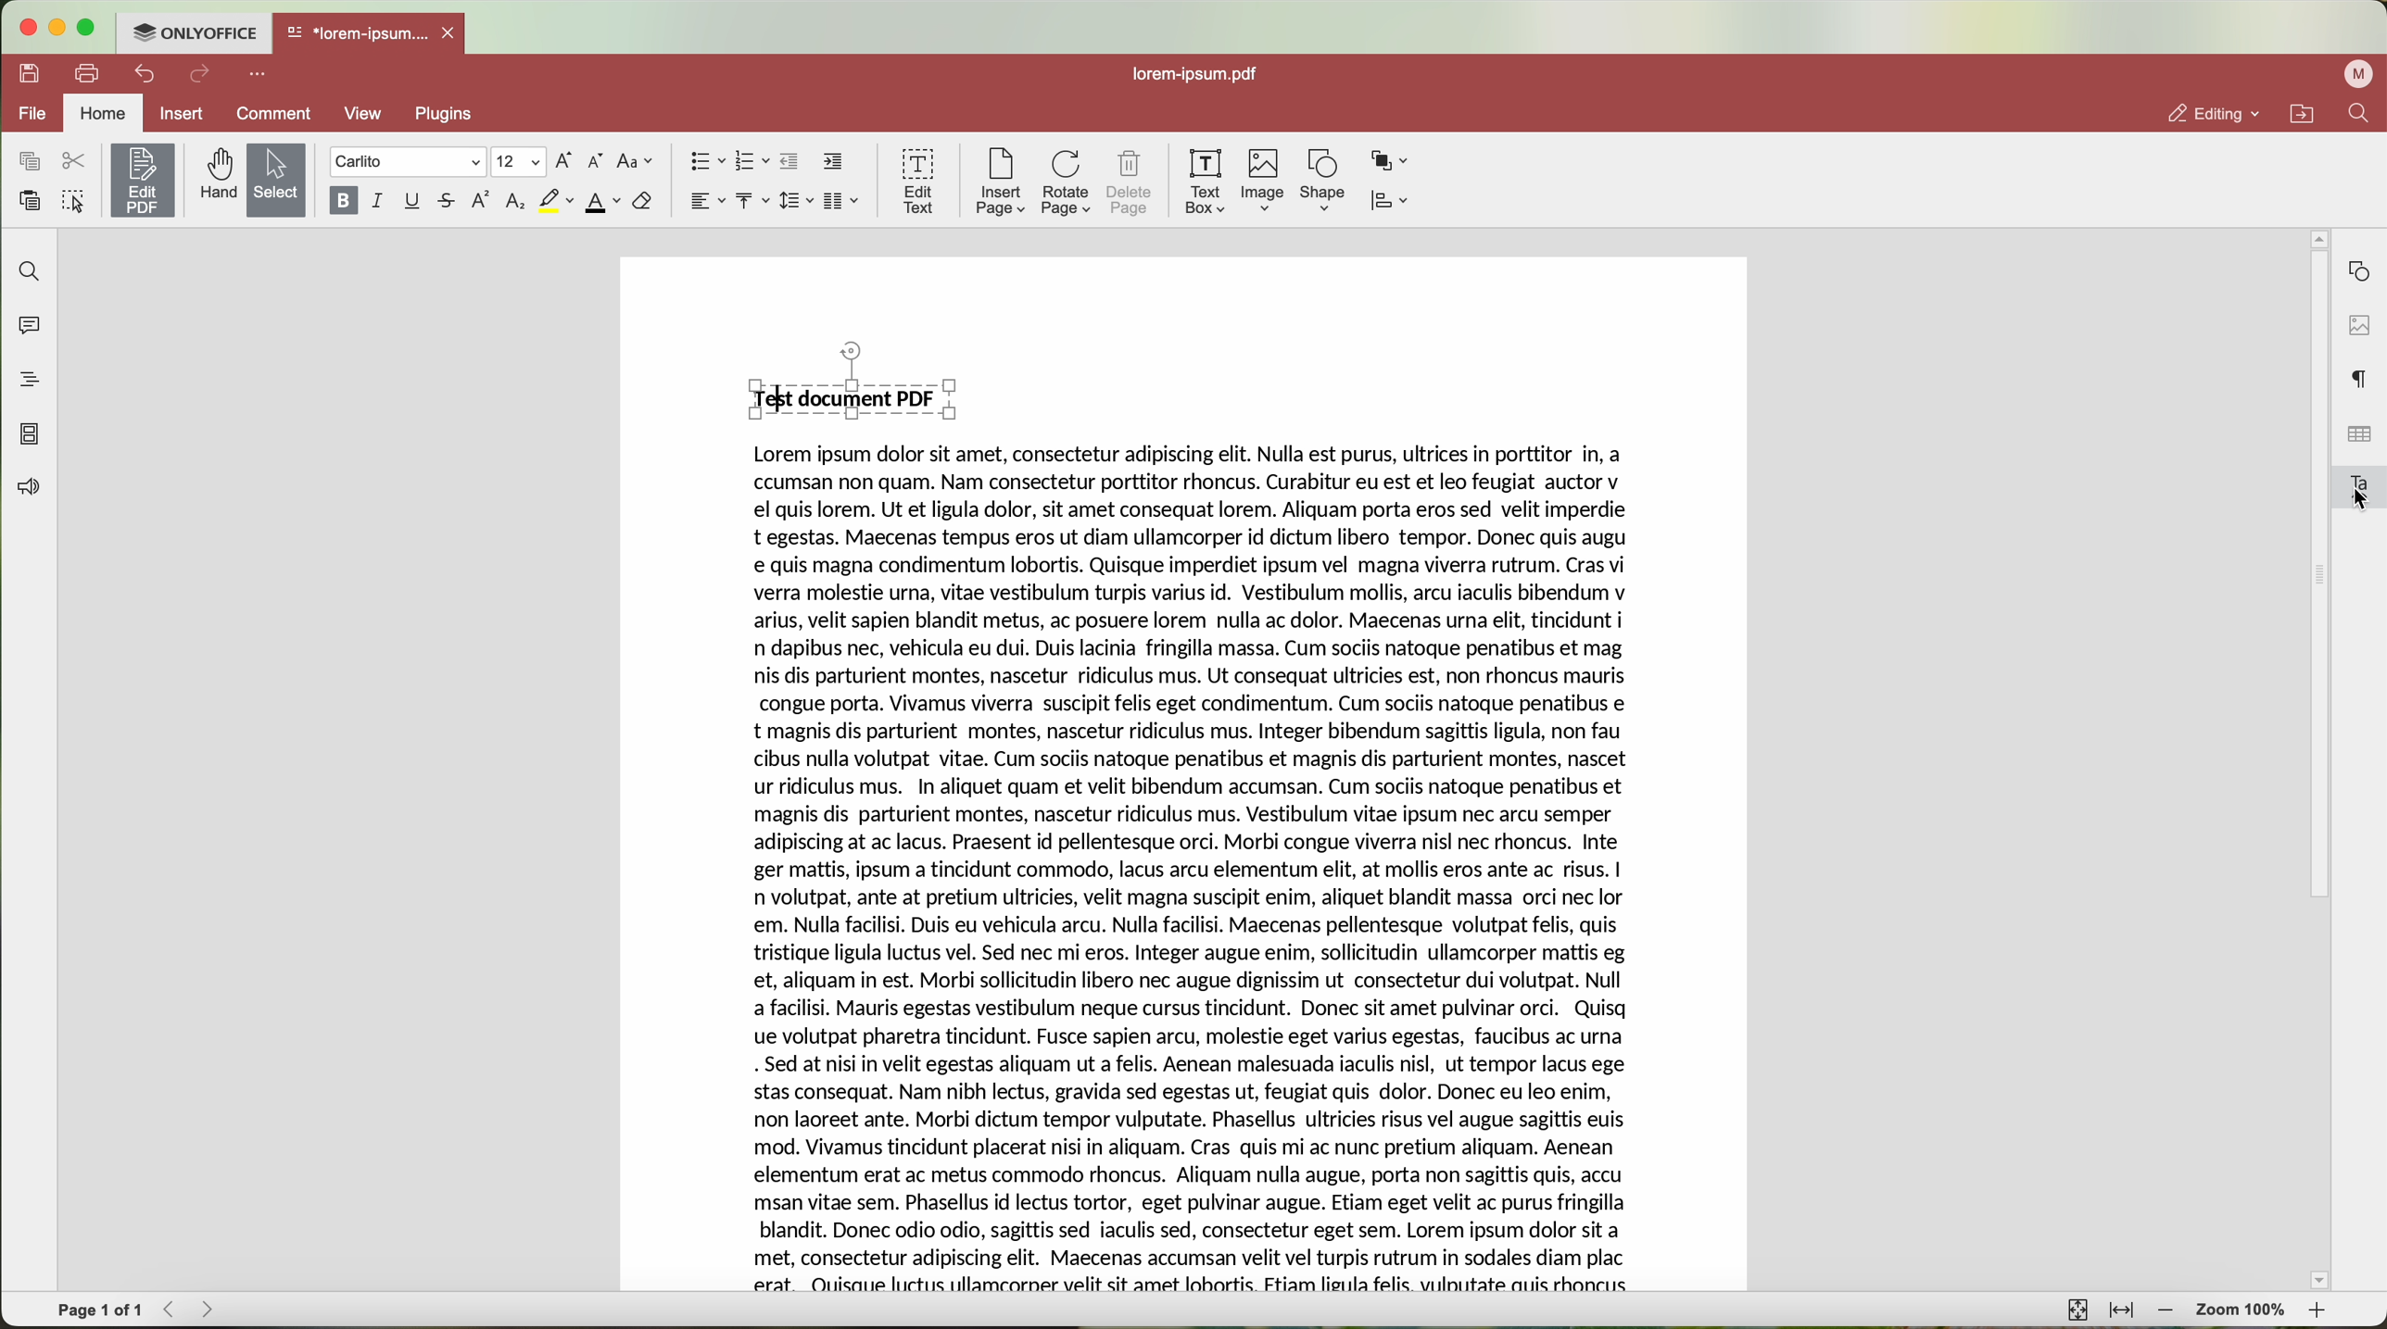  I want to click on editing, so click(2214, 113).